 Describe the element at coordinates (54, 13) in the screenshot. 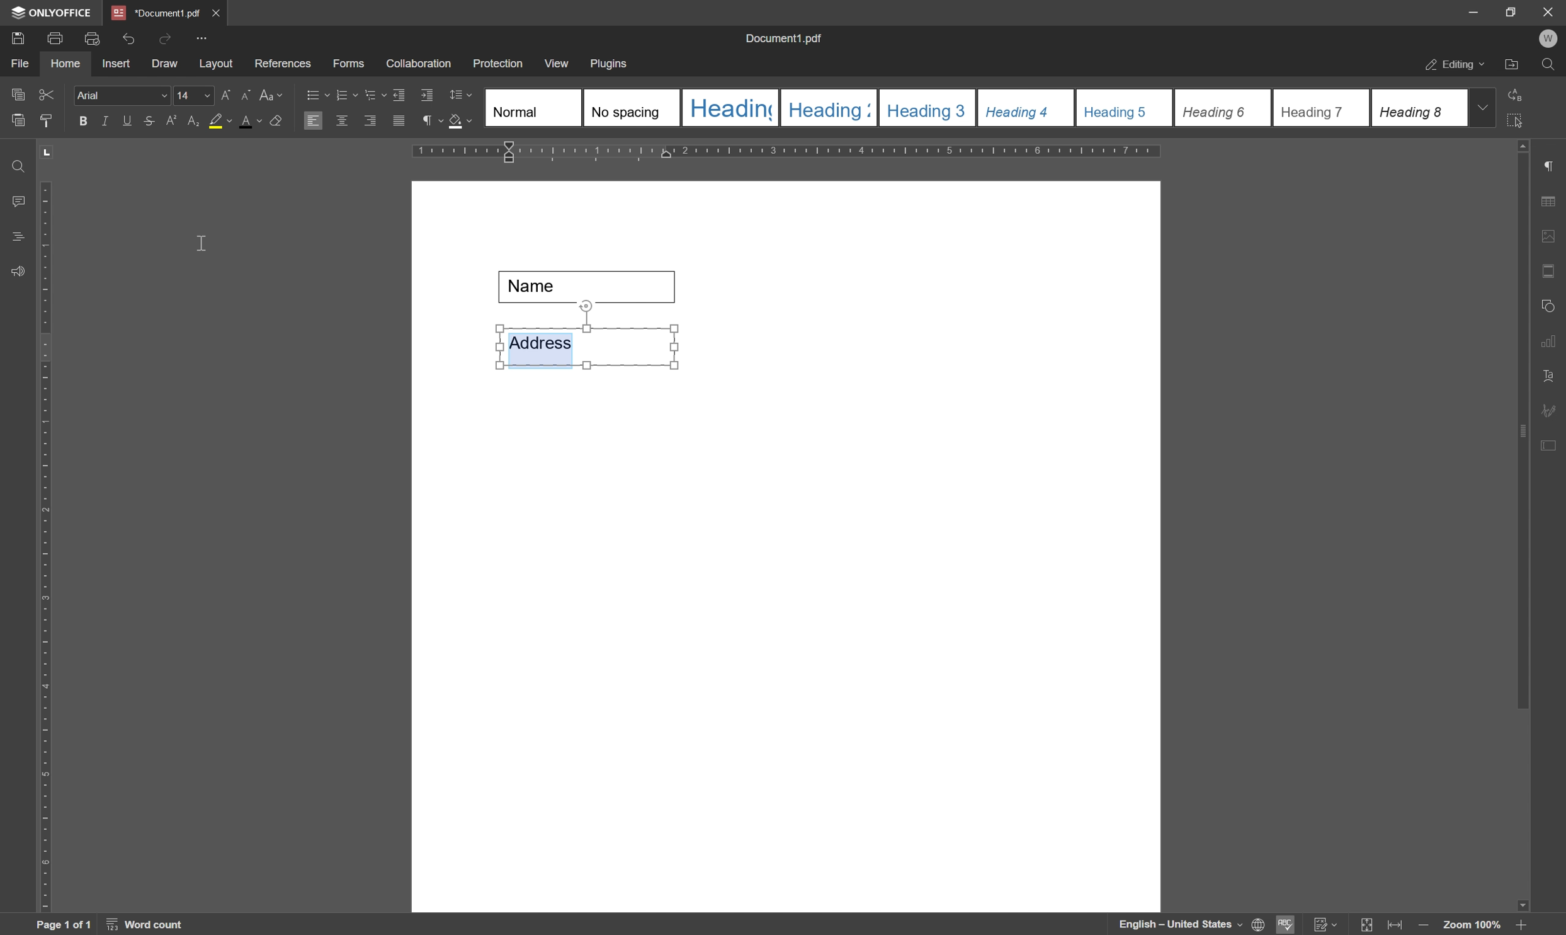

I see `onlyoffice` at that location.